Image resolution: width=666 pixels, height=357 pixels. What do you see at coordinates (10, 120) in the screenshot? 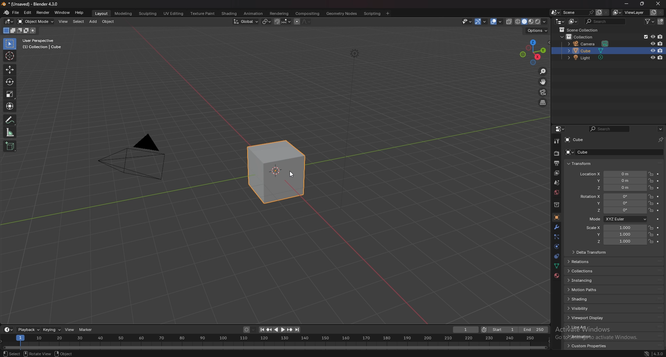
I see `annotate` at bounding box center [10, 120].